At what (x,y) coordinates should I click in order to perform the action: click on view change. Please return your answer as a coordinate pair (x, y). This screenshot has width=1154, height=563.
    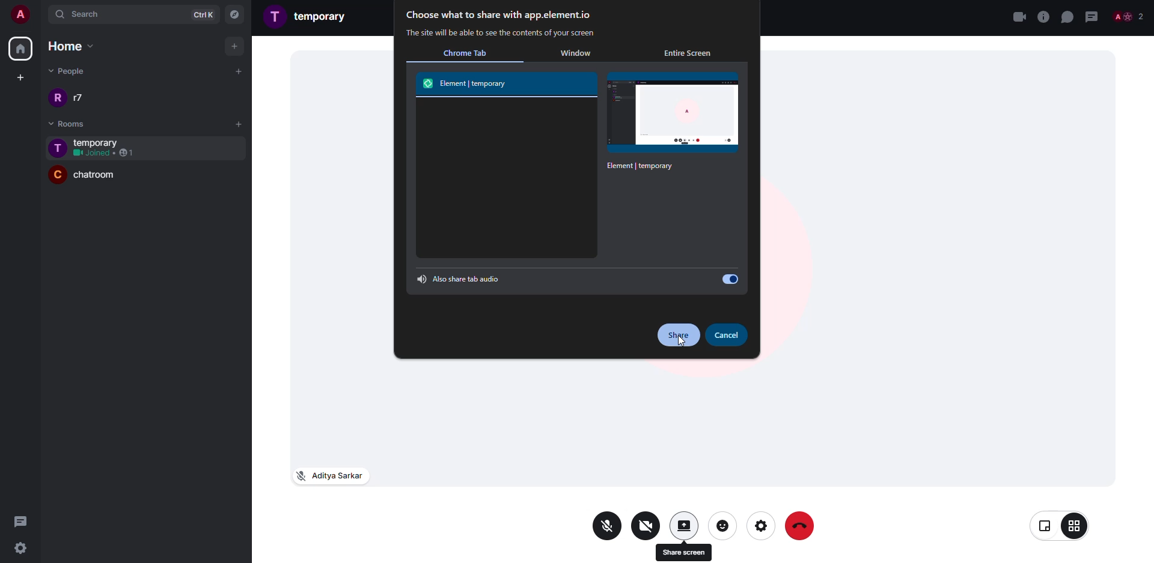
    Looking at the image, I should click on (1060, 525).